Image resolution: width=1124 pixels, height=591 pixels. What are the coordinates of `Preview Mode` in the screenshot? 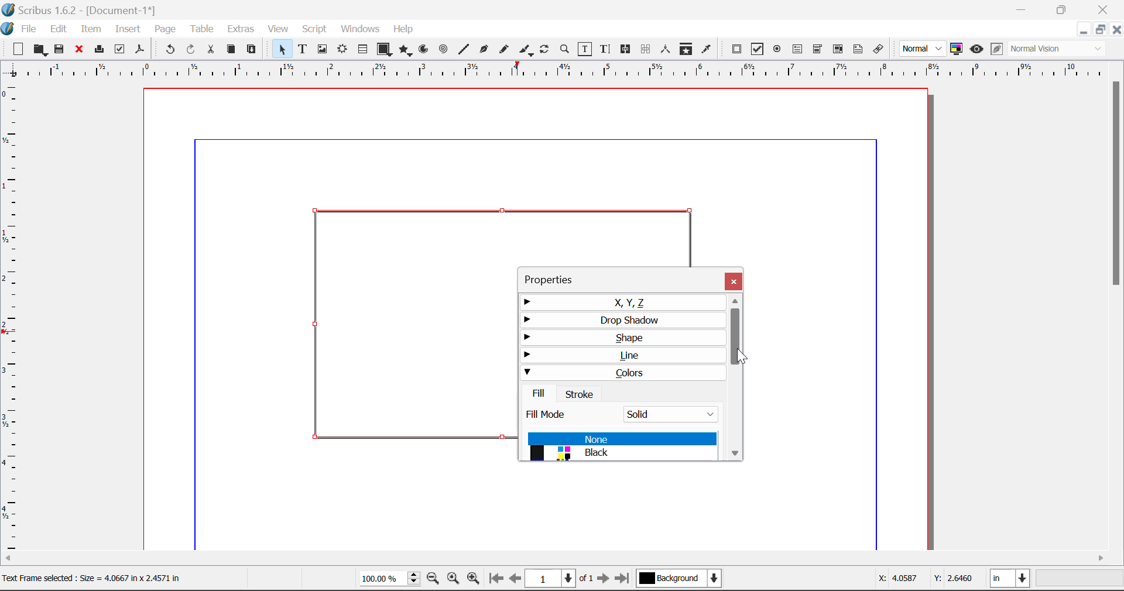 It's located at (923, 49).